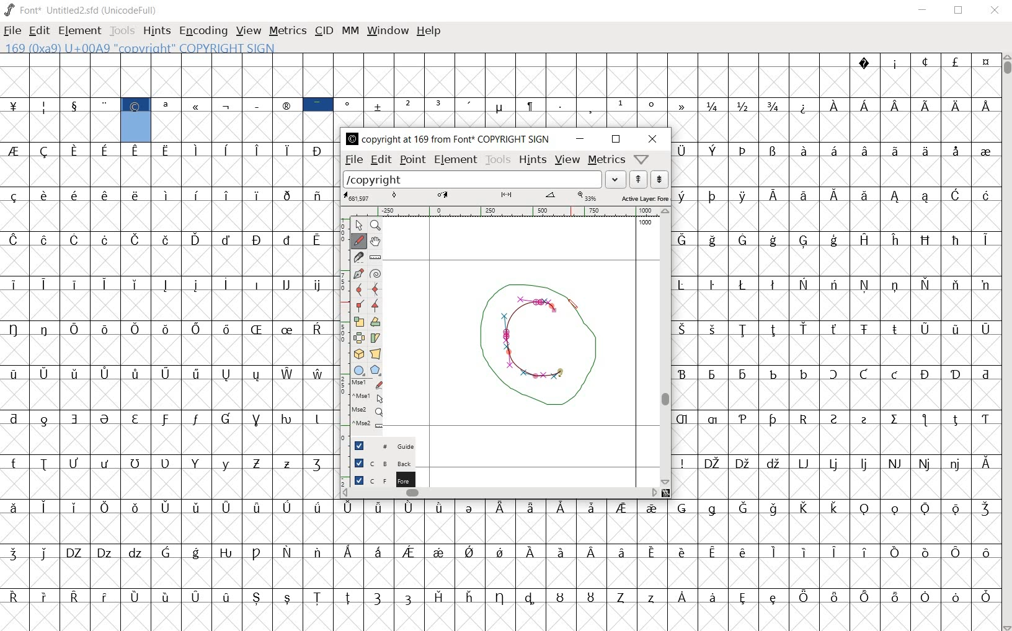 This screenshot has height=631, width=1012. I want to click on draw a freehand curve, so click(358, 240).